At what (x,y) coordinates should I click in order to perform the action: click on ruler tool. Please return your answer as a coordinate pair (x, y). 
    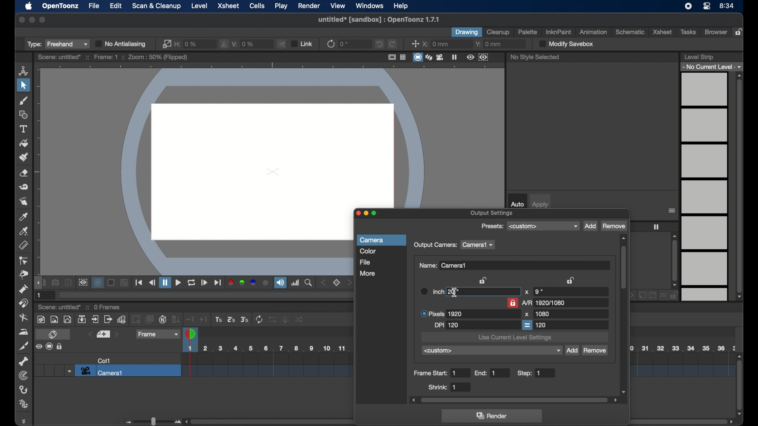
    Looking at the image, I should click on (23, 245).